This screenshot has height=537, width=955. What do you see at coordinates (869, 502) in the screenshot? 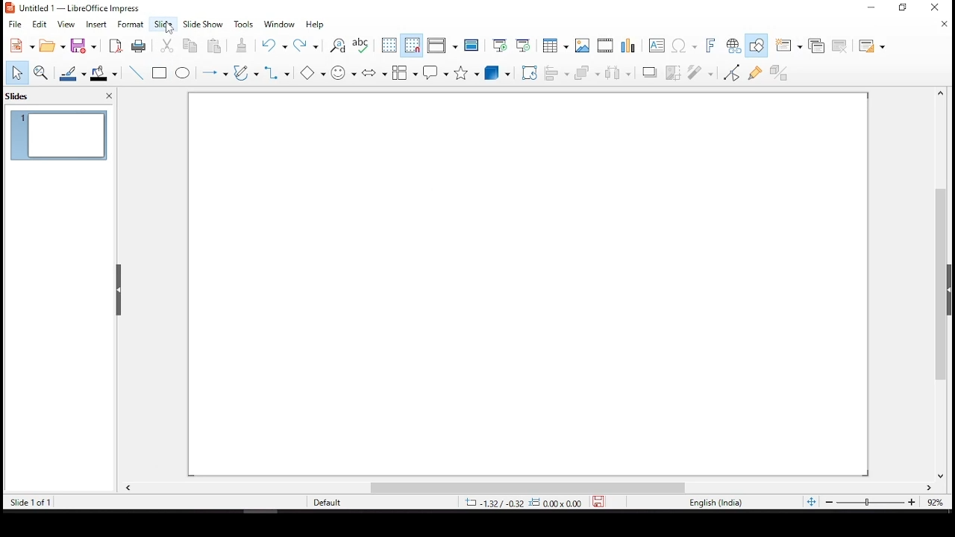
I see `zoom slider` at bounding box center [869, 502].